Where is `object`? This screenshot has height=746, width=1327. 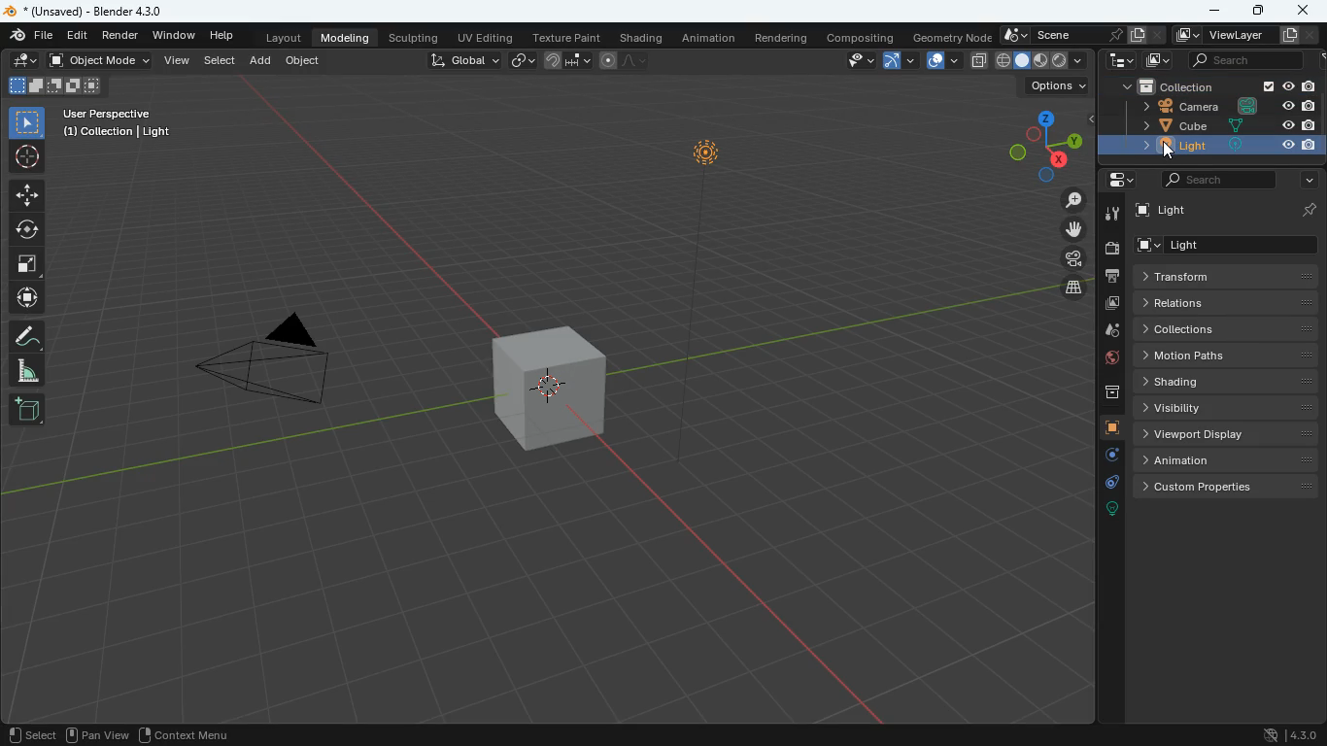
object is located at coordinates (308, 64).